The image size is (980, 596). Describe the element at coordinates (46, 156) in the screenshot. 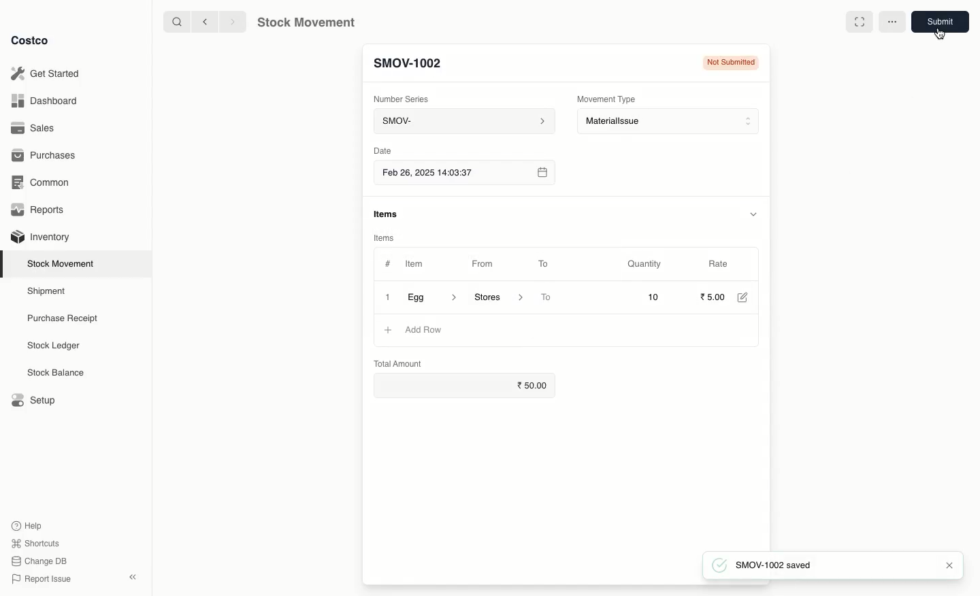

I see `Purchases` at that location.